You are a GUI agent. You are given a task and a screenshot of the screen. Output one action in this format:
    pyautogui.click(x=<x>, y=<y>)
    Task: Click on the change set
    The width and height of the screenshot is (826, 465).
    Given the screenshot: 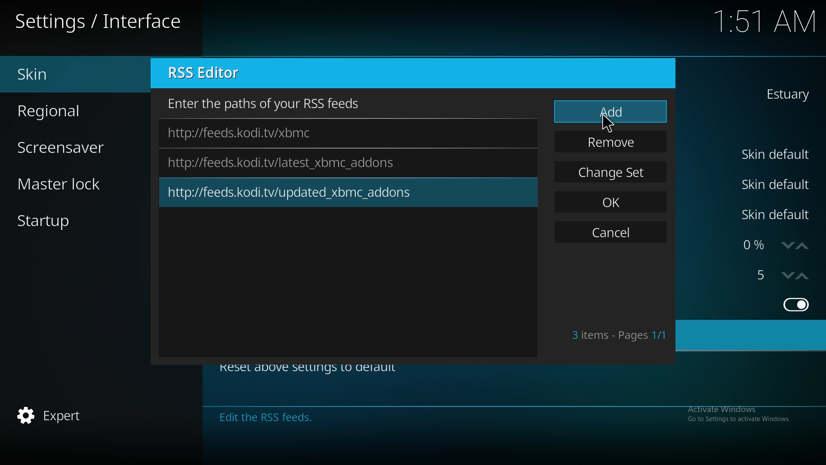 What is the action you would take?
    pyautogui.click(x=612, y=172)
    